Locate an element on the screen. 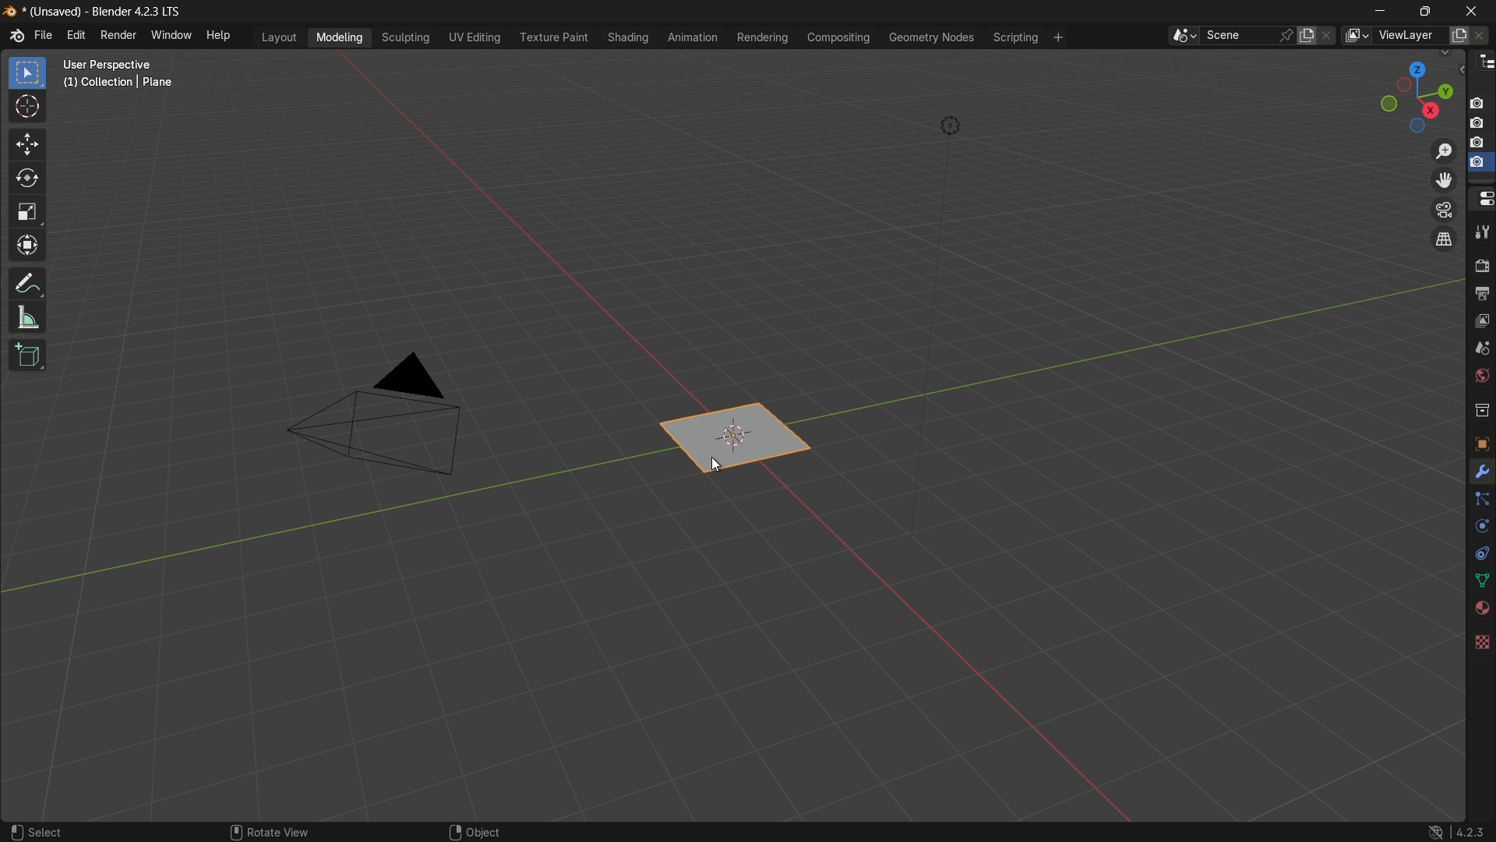 This screenshot has width=1496, height=842. select is located at coordinates (39, 827).